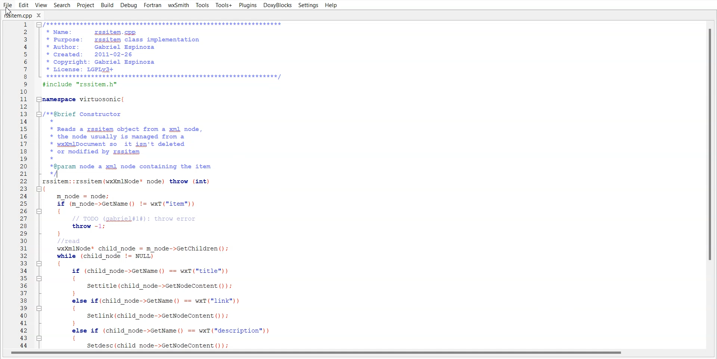 This screenshot has width=717, height=359. I want to click on Project, so click(86, 5).